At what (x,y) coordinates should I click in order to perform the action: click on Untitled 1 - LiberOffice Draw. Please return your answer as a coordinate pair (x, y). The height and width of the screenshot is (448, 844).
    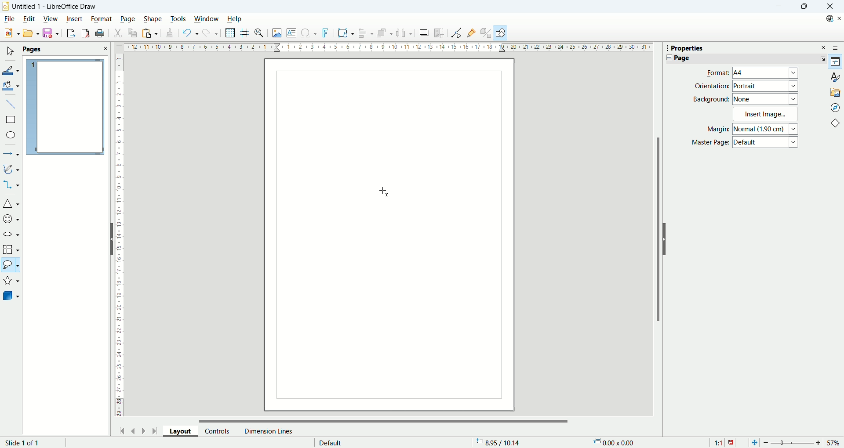
    Looking at the image, I should click on (55, 5).